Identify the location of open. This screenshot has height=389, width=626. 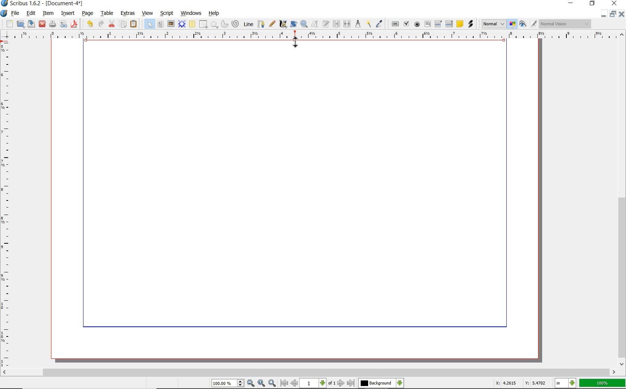
(21, 24).